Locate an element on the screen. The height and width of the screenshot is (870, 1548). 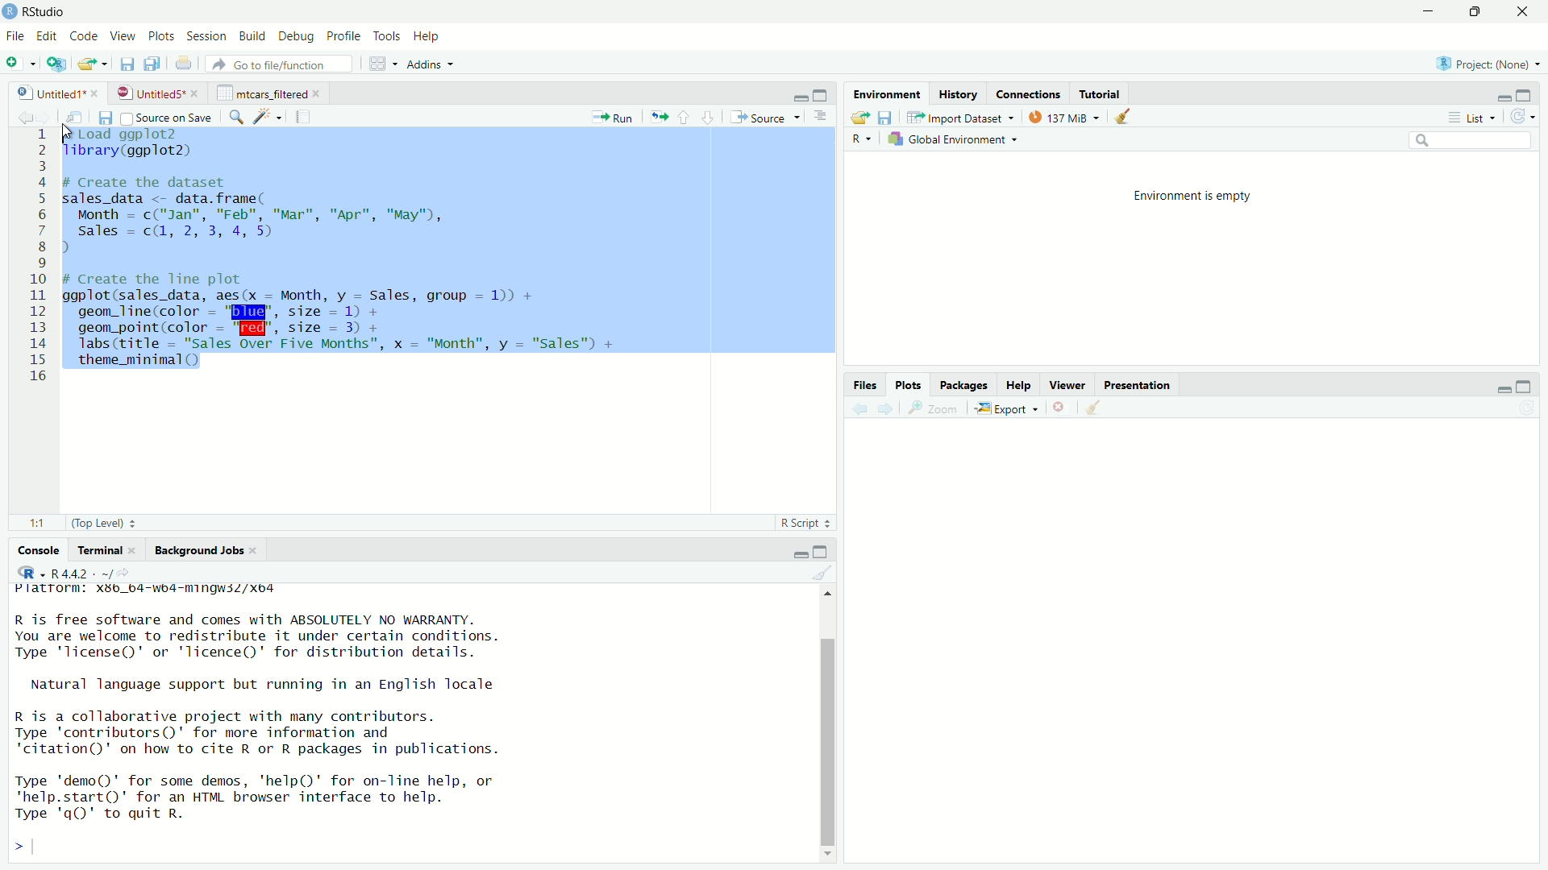
open file is located at coordinates (859, 118).